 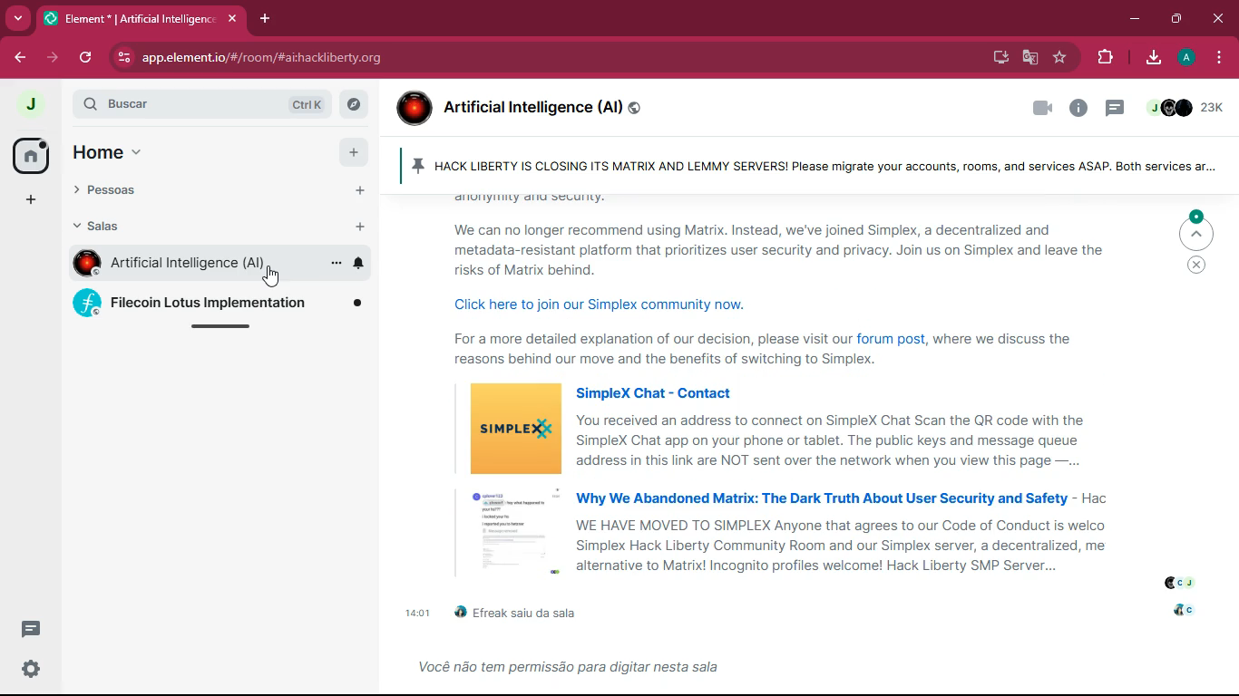 What do you see at coordinates (655, 391) in the screenshot?
I see `simplex chat - contact` at bounding box center [655, 391].